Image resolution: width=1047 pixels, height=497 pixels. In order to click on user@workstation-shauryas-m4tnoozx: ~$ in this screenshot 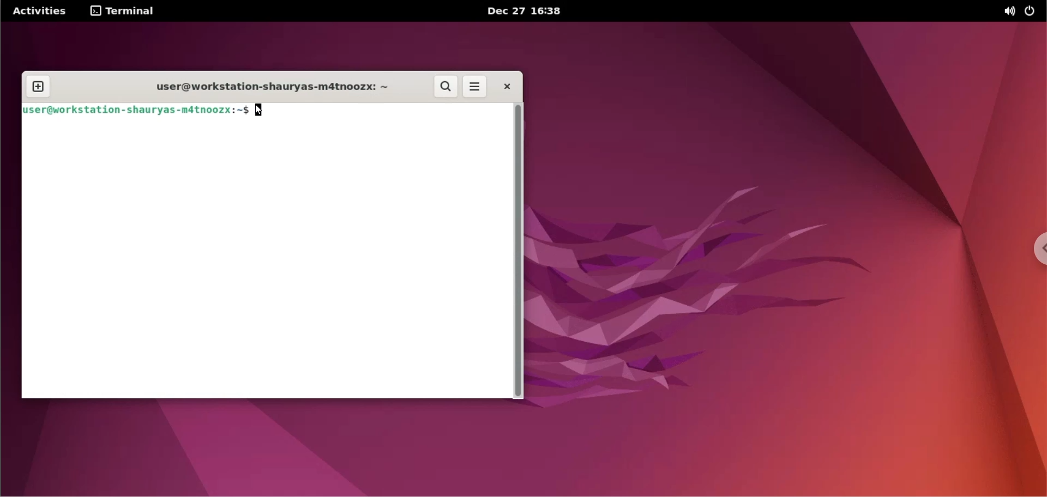, I will do `click(267, 89)`.